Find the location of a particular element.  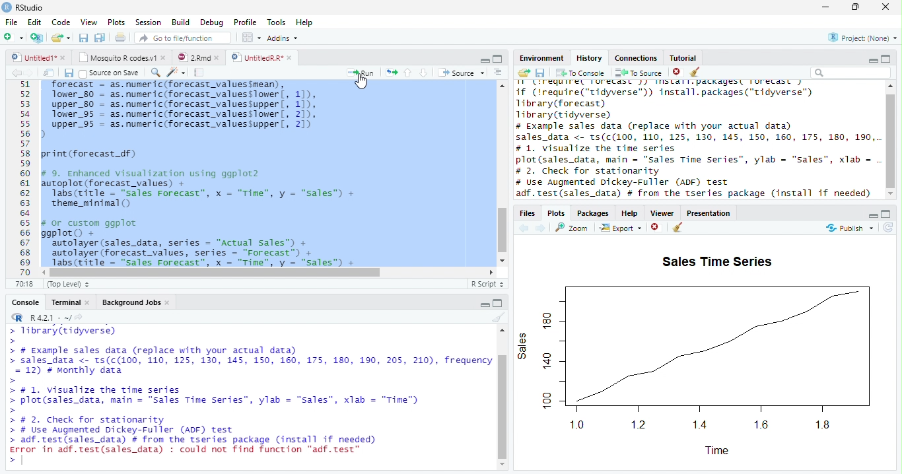

Find/Replace is located at coordinates (154, 73).